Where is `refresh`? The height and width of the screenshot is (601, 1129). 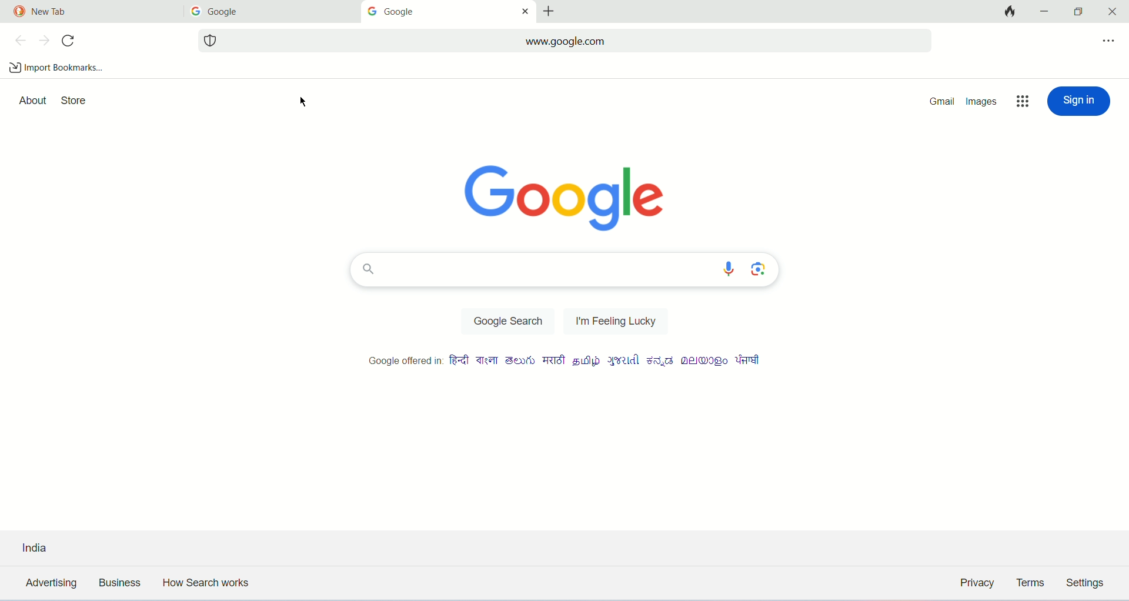
refresh is located at coordinates (71, 42).